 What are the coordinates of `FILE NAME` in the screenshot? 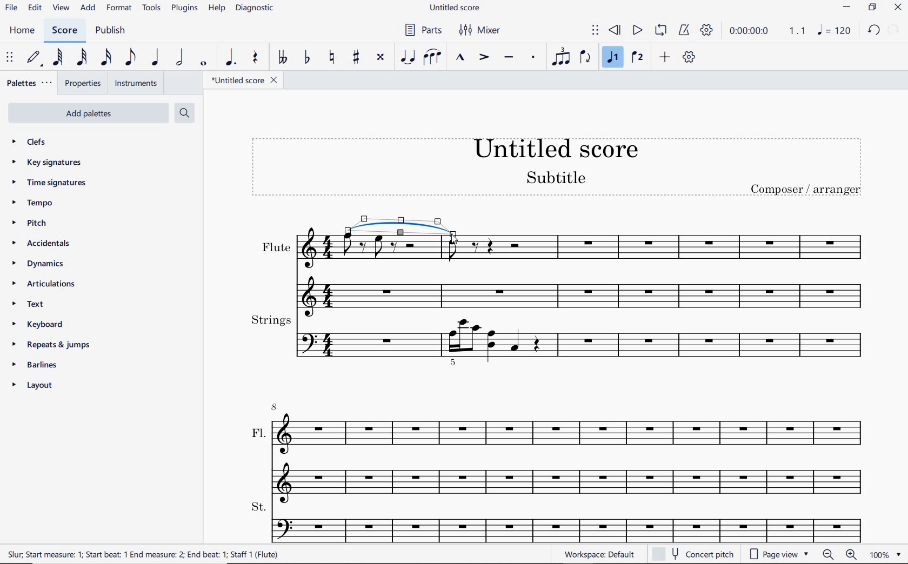 It's located at (243, 79).